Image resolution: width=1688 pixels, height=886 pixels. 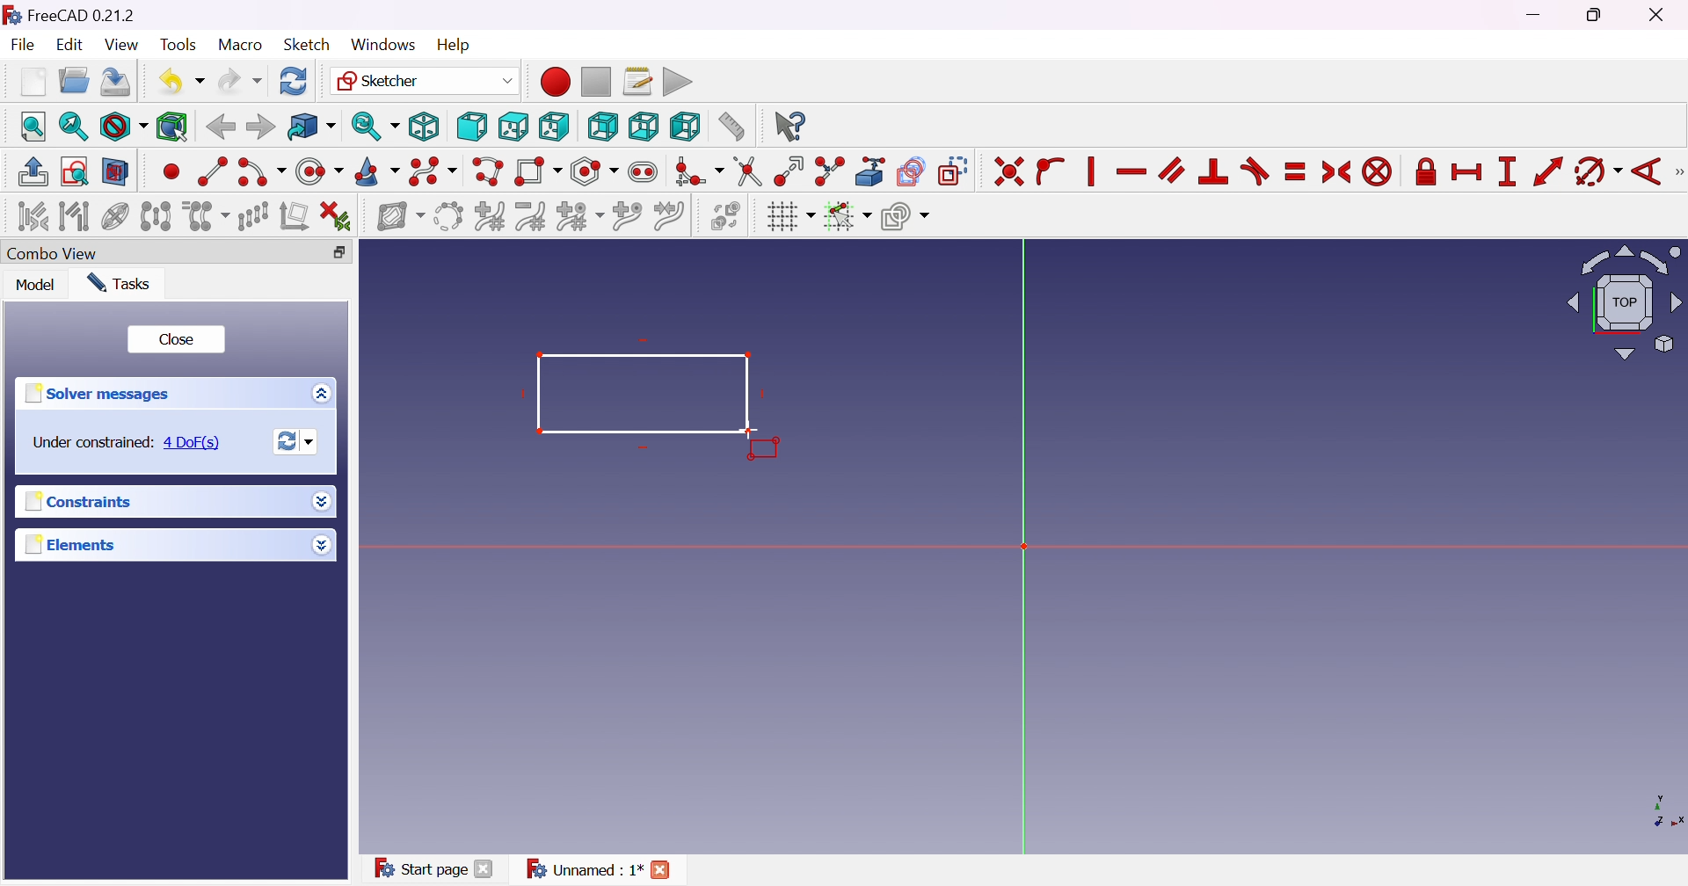 I want to click on Forces recomputation of active document, so click(x=300, y=440).